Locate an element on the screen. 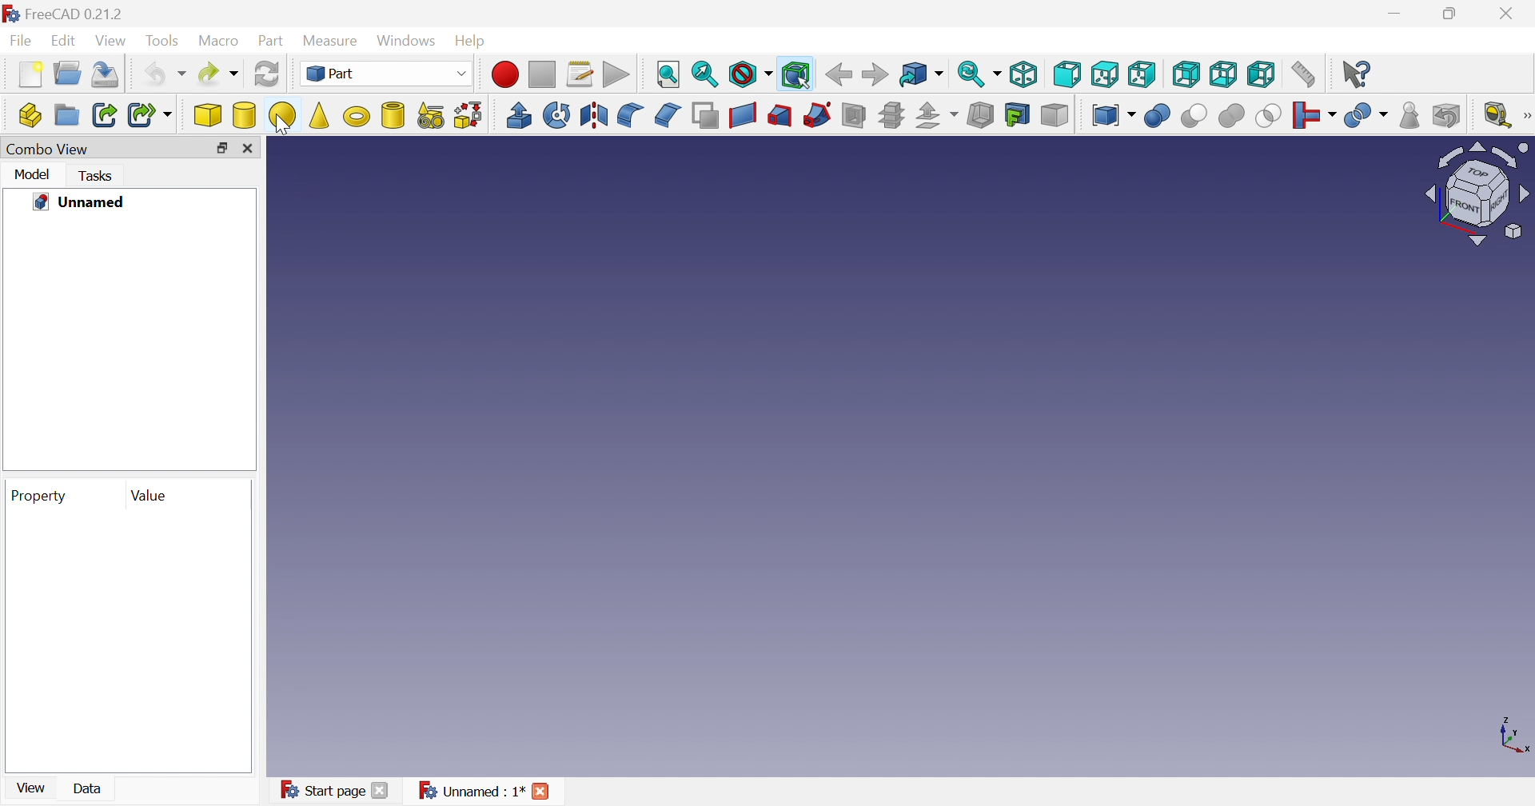 The width and height of the screenshot is (1535, 806). Stop macro recording is located at coordinates (541, 73).